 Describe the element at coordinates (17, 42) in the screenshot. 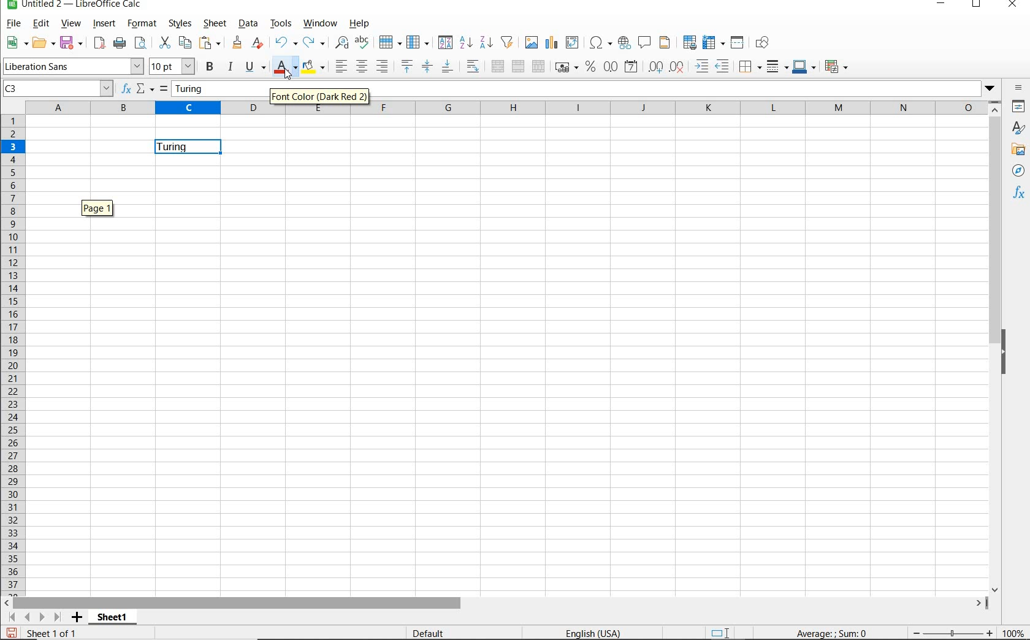

I see `NEW` at that location.